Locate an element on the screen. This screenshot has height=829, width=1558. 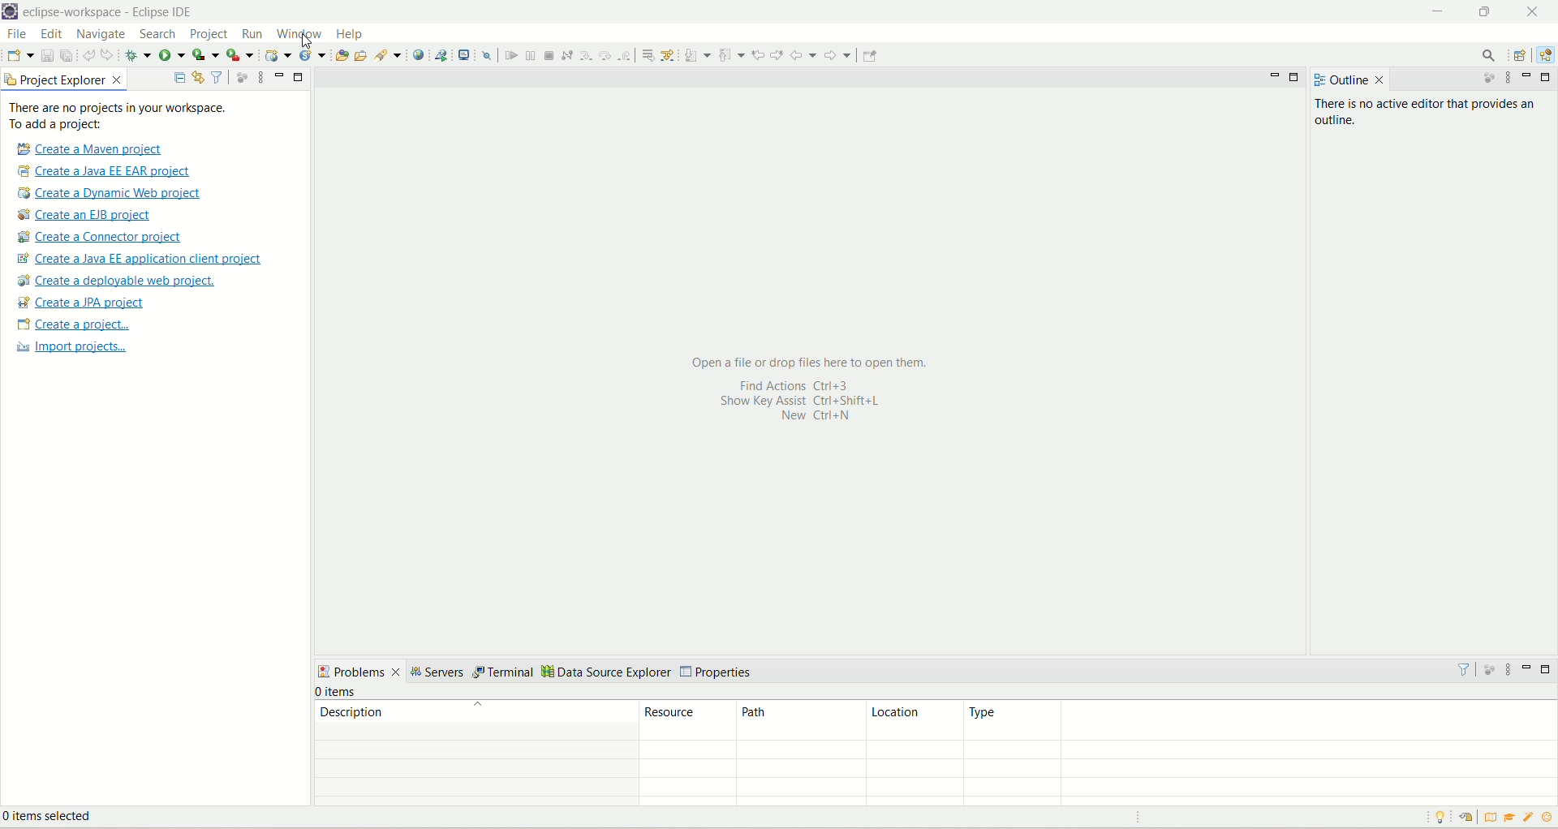
open task is located at coordinates (364, 57).